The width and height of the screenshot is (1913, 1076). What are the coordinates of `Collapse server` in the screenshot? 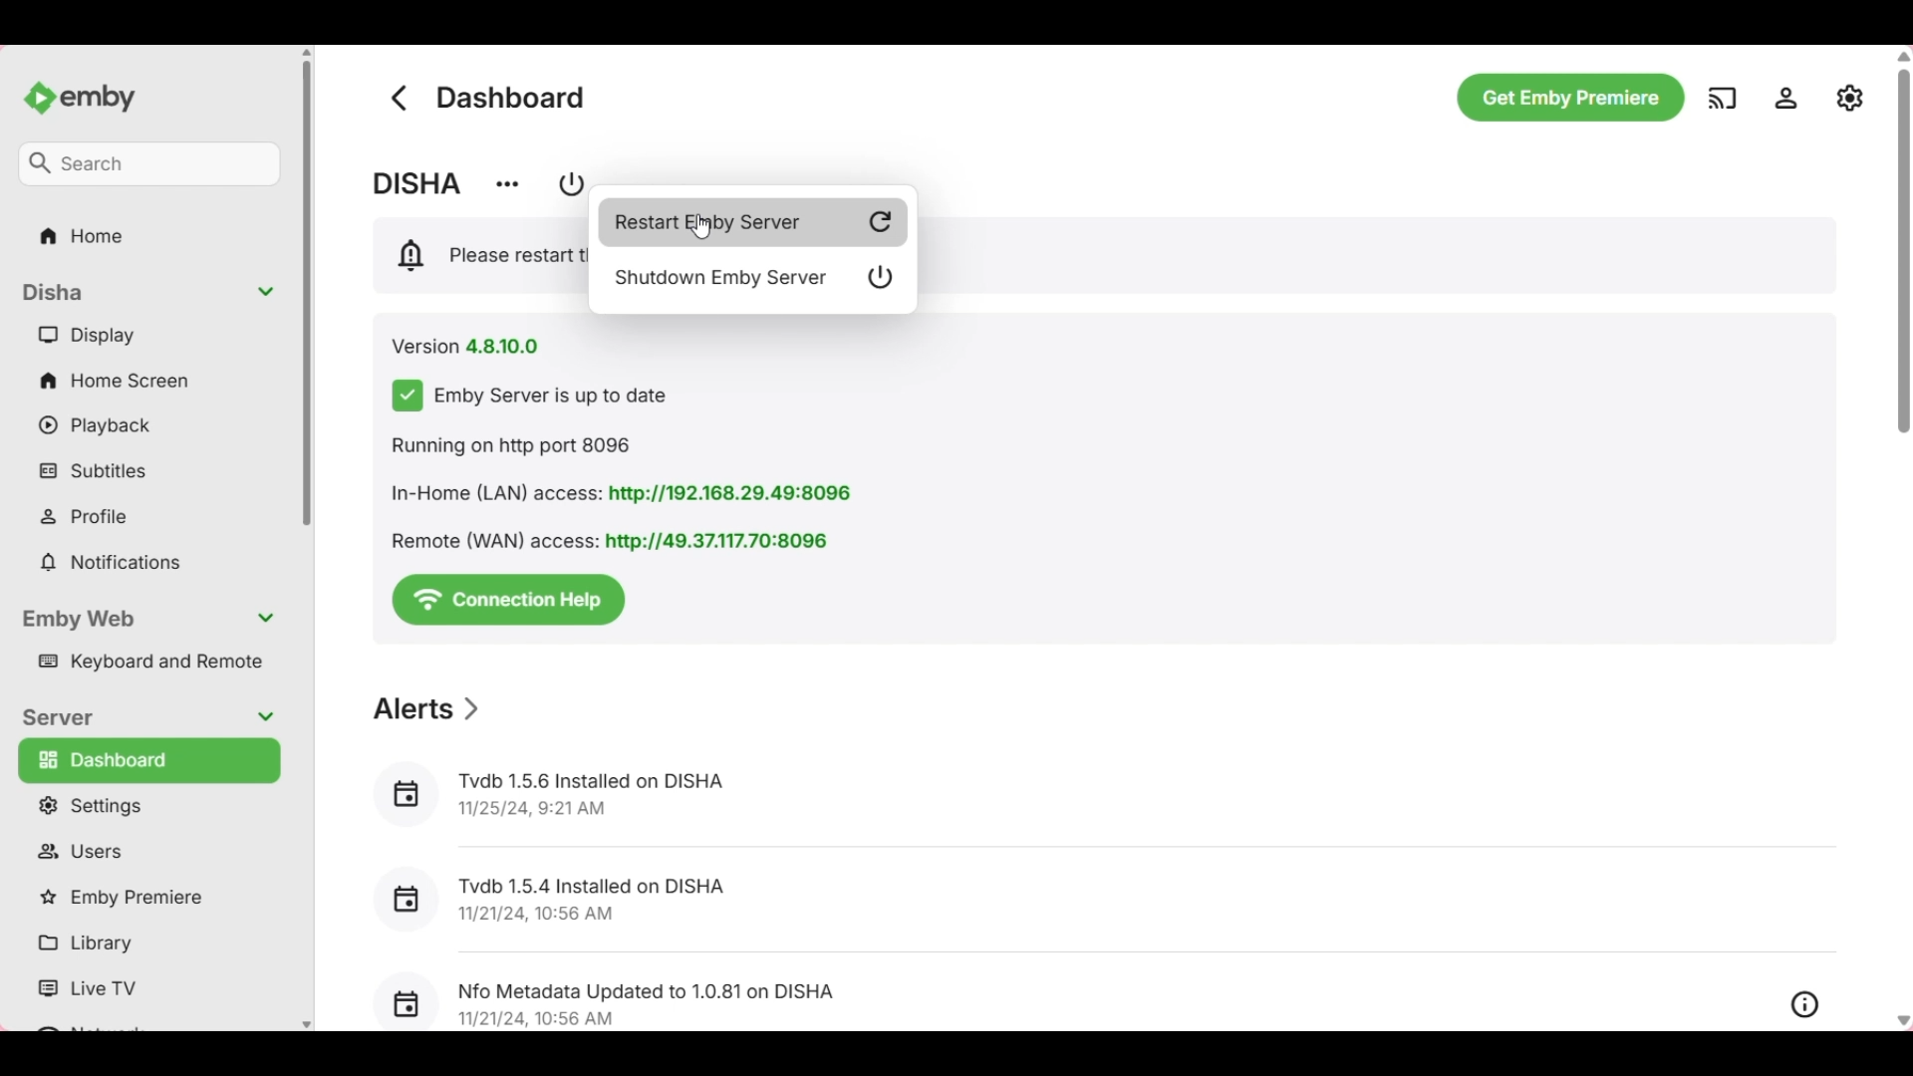 It's located at (145, 718).